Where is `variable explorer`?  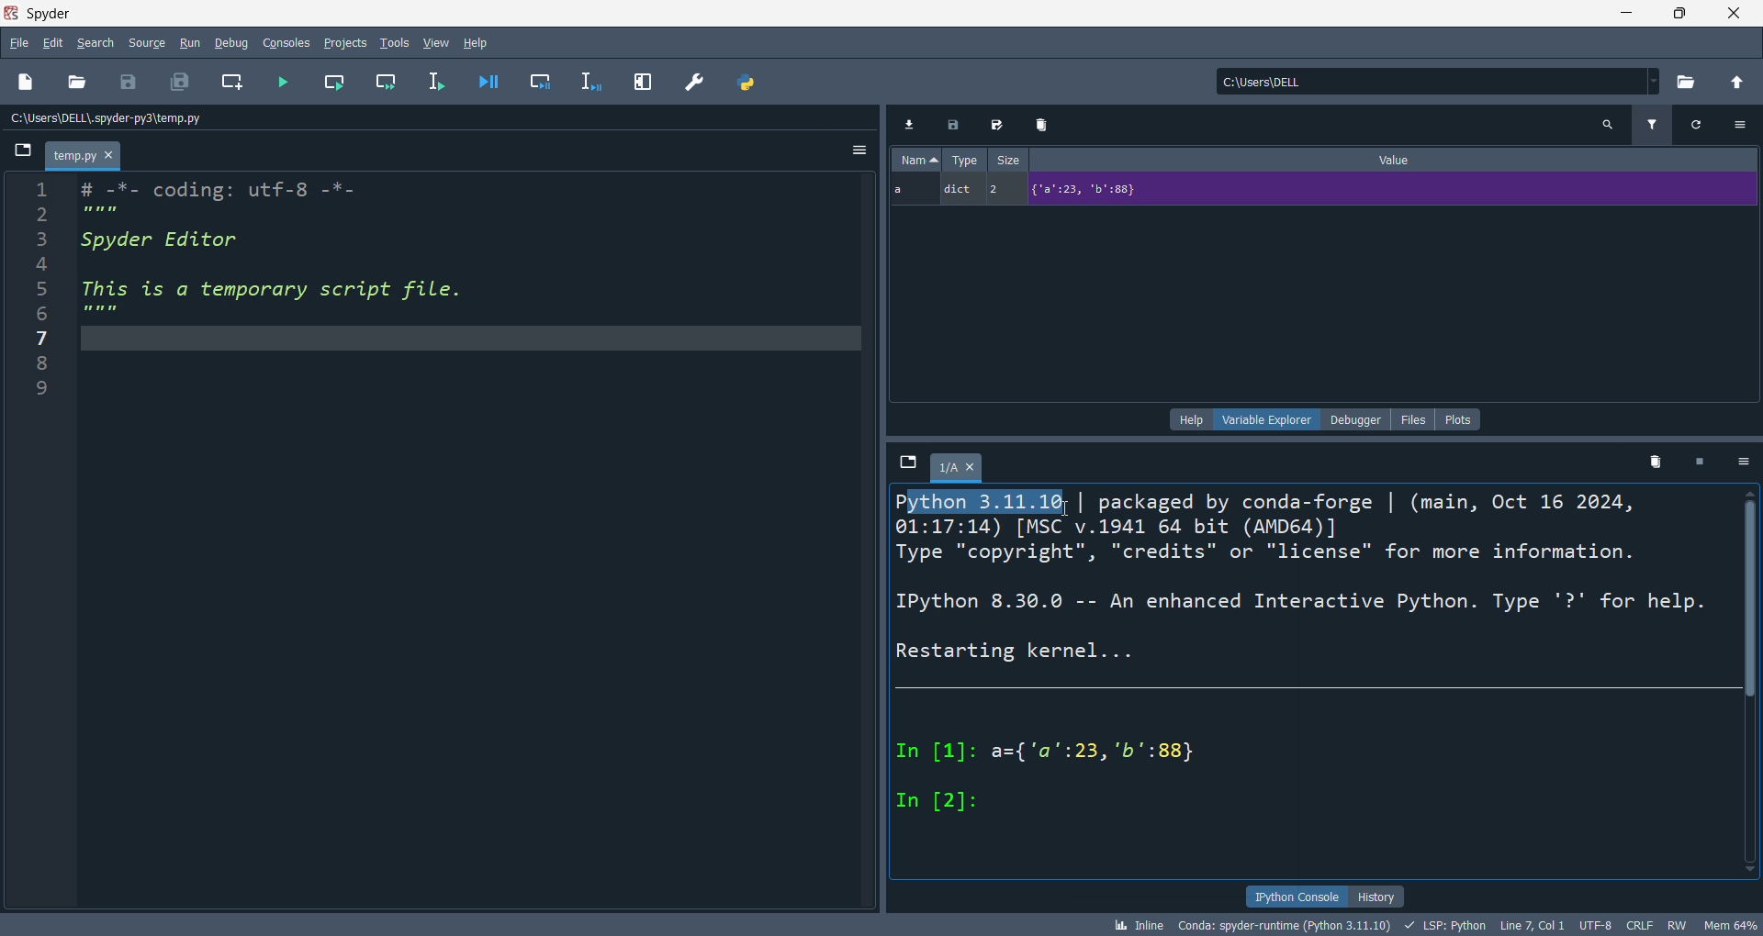
variable explorer is located at coordinates (1265, 420).